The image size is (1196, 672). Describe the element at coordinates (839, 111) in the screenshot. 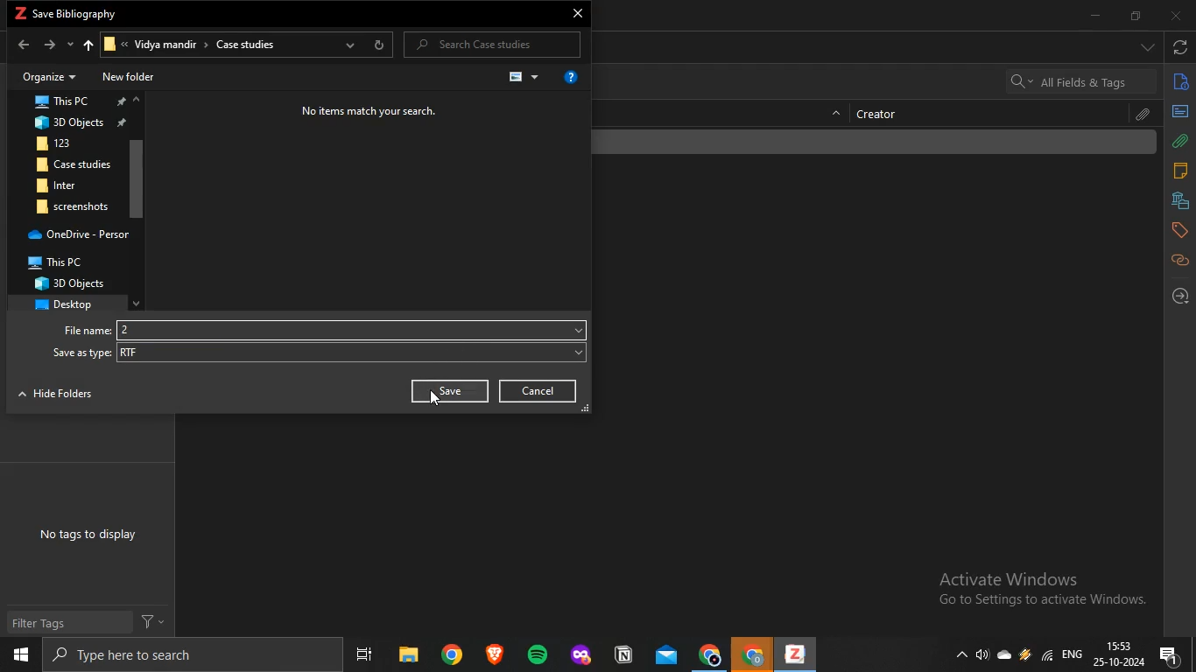

I see `hide` at that location.